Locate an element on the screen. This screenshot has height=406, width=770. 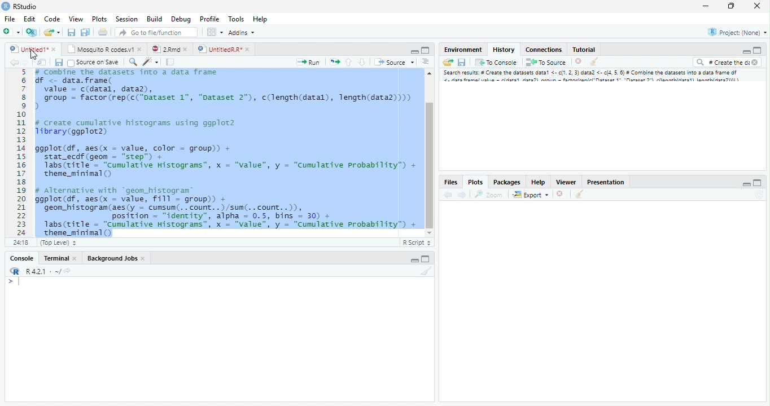
2.Rmd is located at coordinates (168, 48).